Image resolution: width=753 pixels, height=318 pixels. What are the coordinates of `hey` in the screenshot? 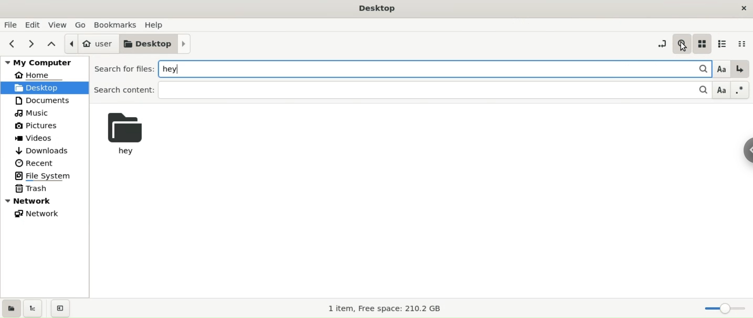 It's located at (127, 133).